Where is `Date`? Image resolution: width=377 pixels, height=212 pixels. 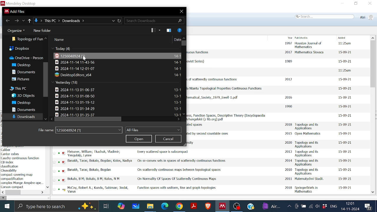 Date is located at coordinates (177, 114).